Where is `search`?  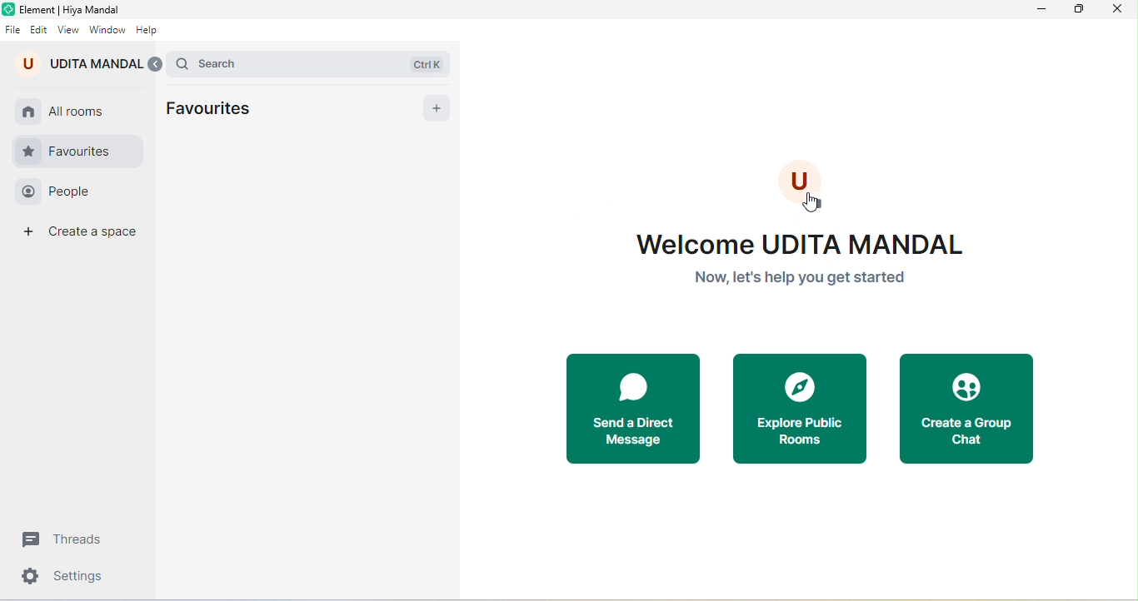
search is located at coordinates (313, 62).